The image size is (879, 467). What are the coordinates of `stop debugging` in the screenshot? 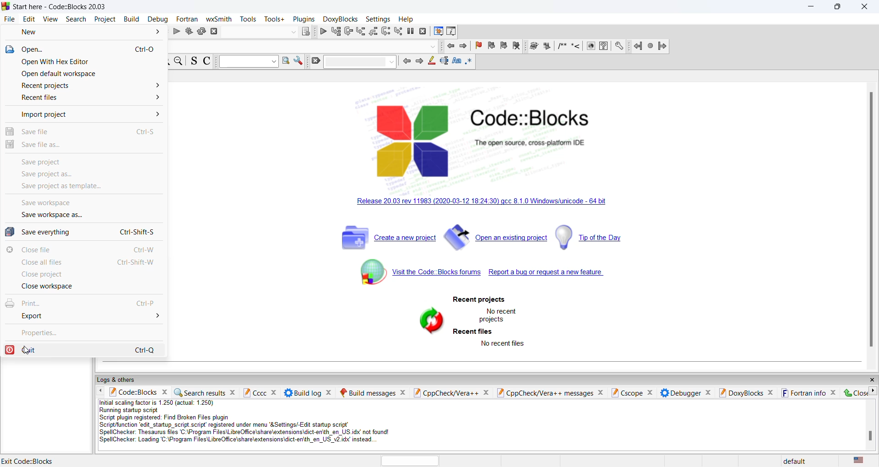 It's located at (423, 32).